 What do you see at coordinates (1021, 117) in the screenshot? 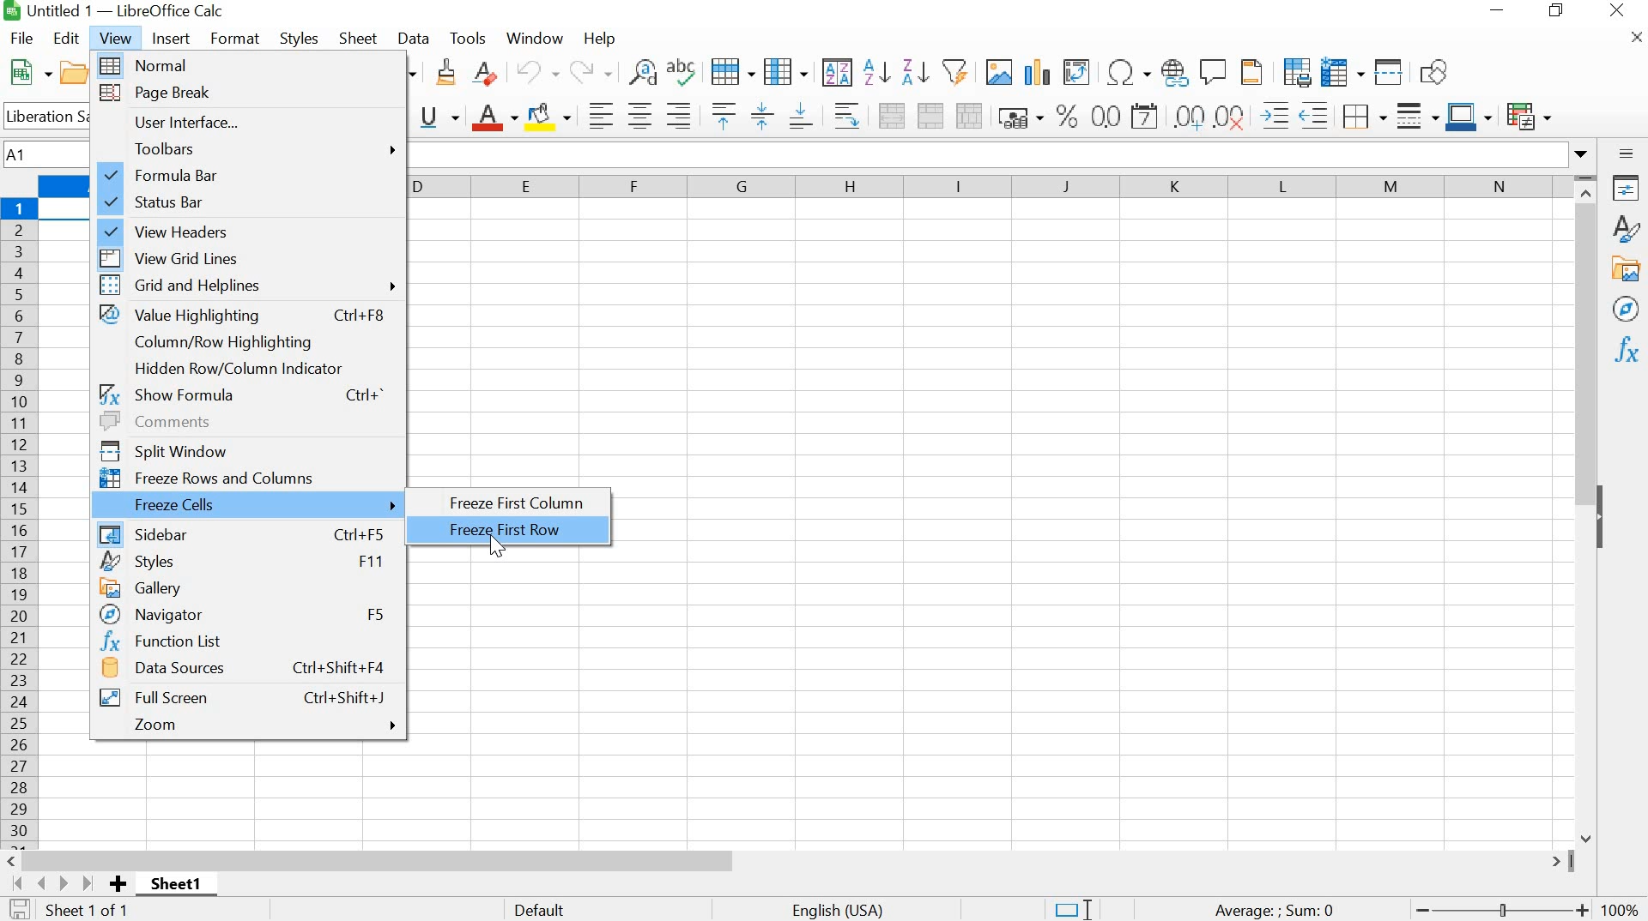
I see `FORMAT AS CURRENCY` at bounding box center [1021, 117].